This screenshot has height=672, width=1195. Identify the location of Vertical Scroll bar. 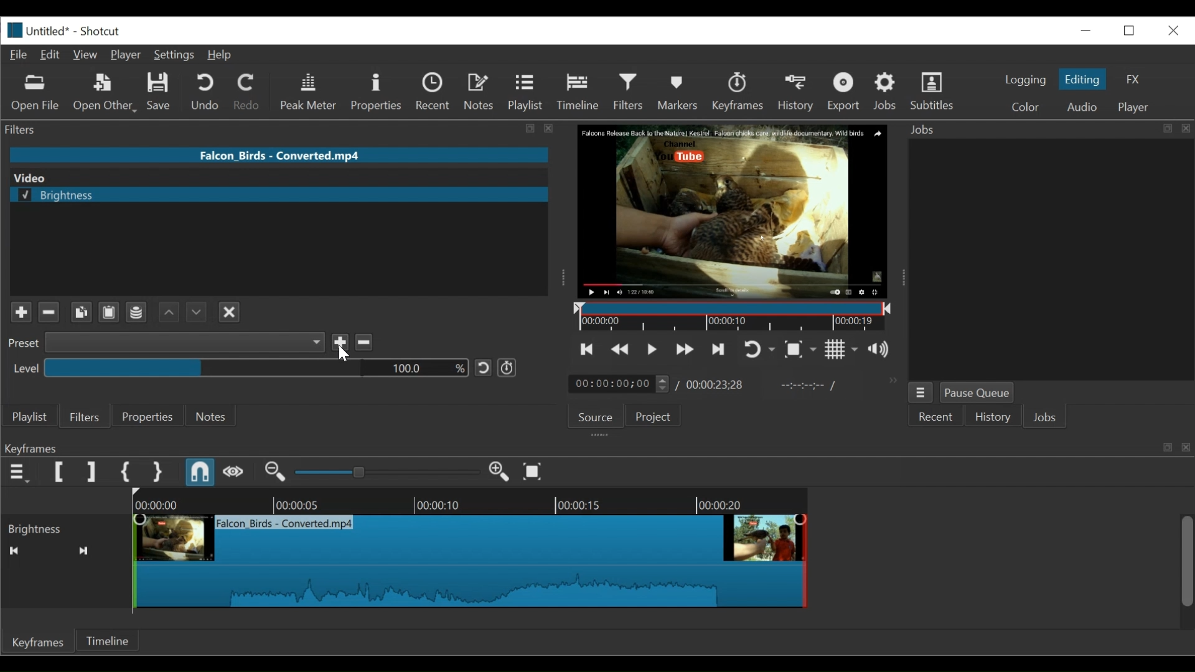
(1187, 562).